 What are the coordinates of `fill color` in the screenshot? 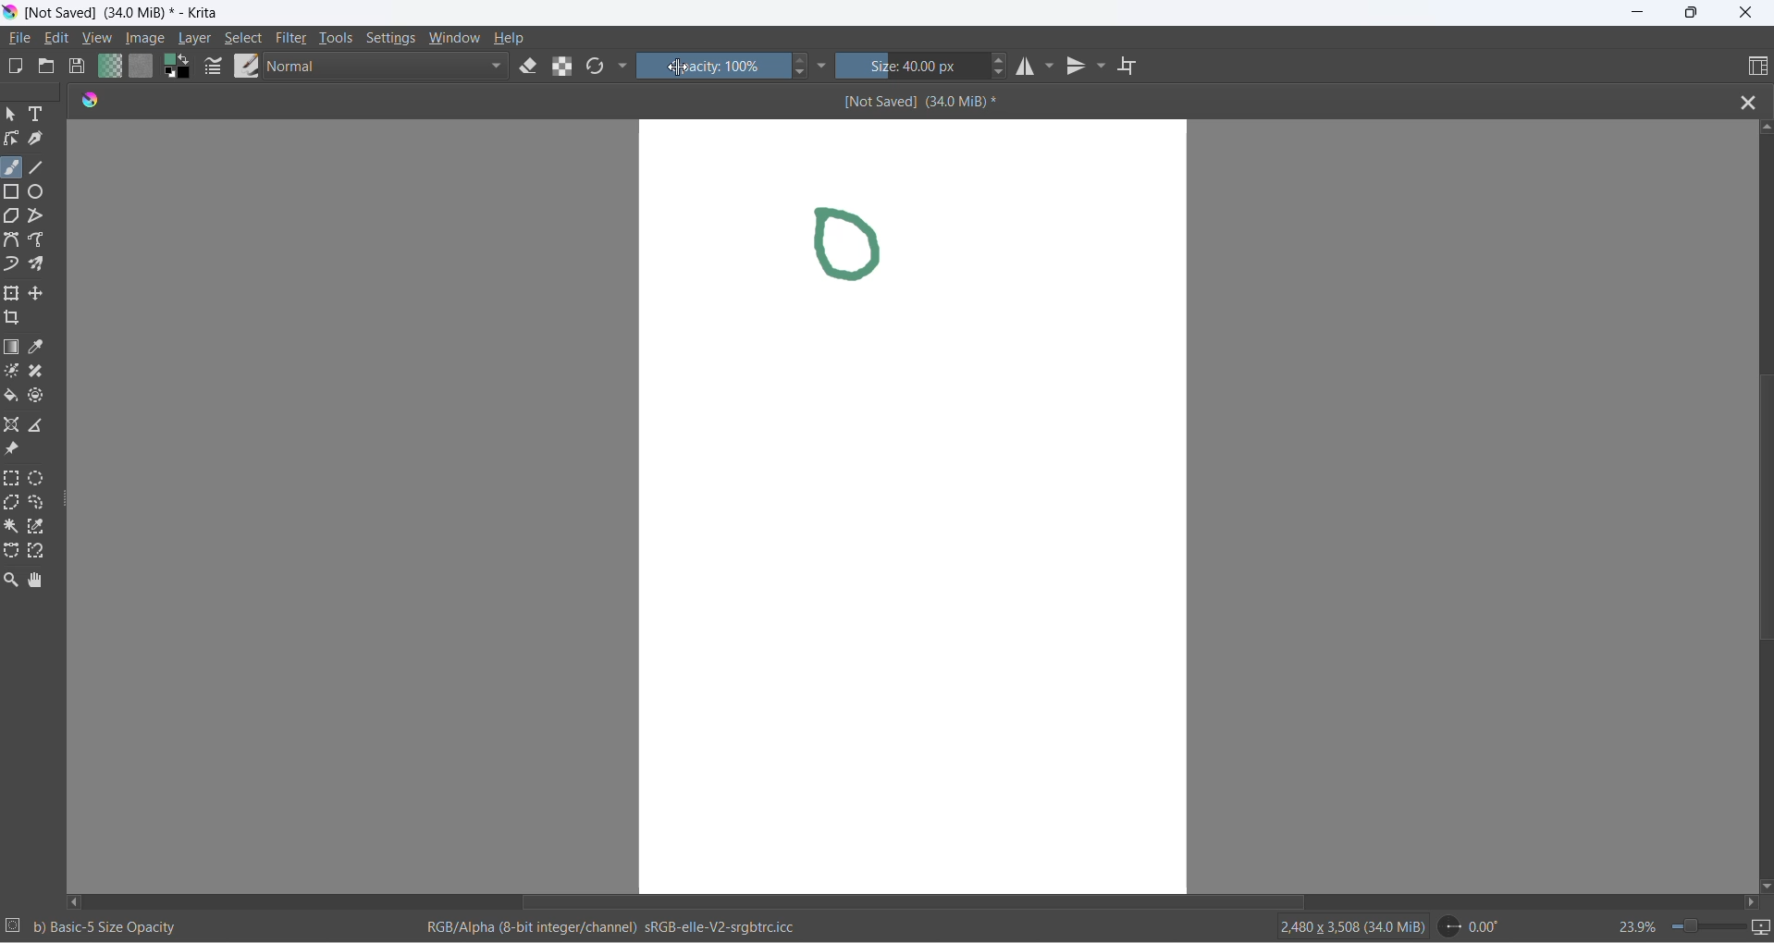 It's located at (14, 398).